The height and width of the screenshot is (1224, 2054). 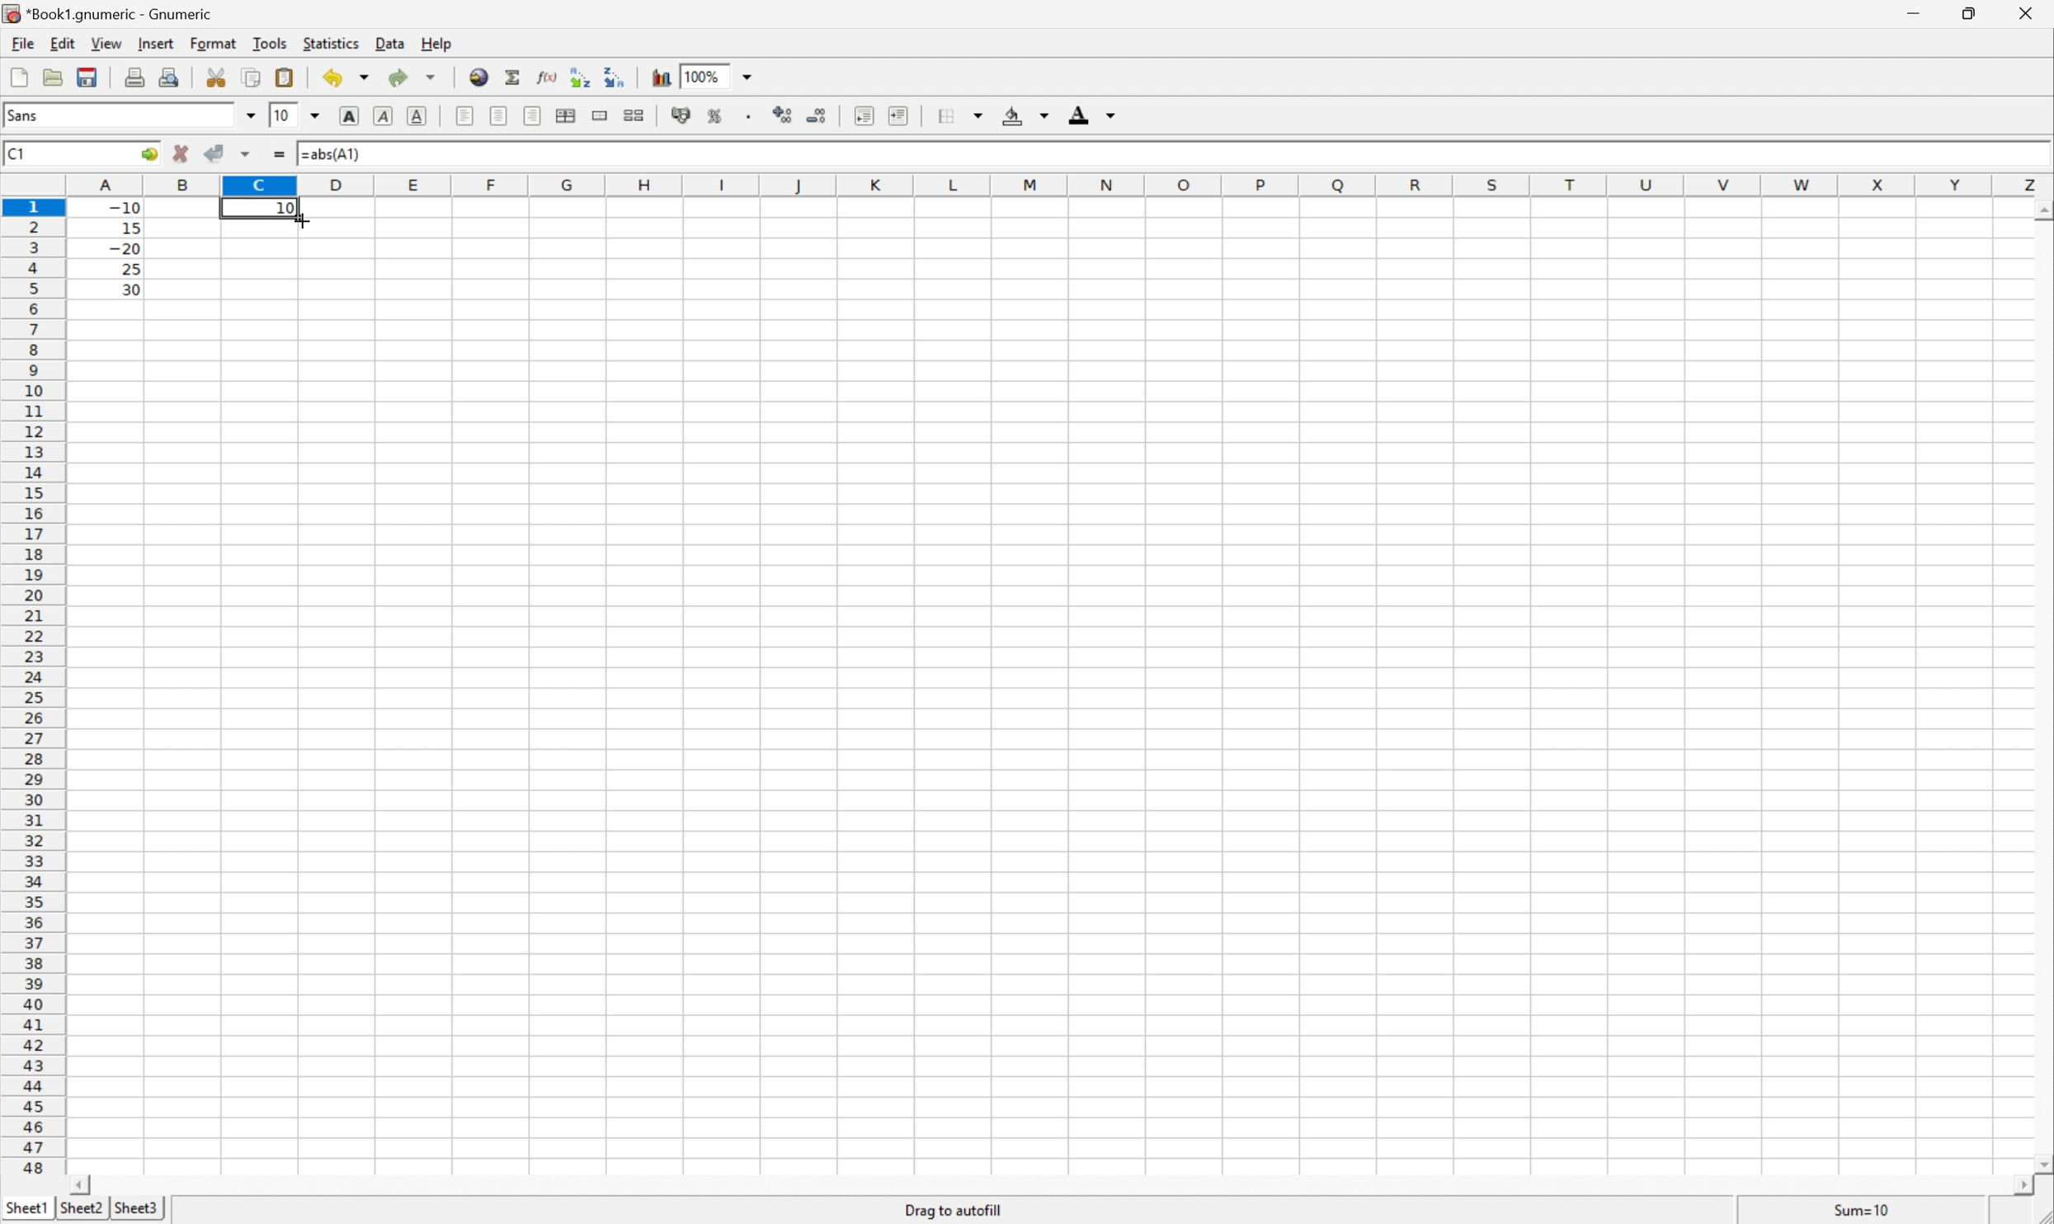 I want to click on Accept change in multiple cells, so click(x=249, y=154).